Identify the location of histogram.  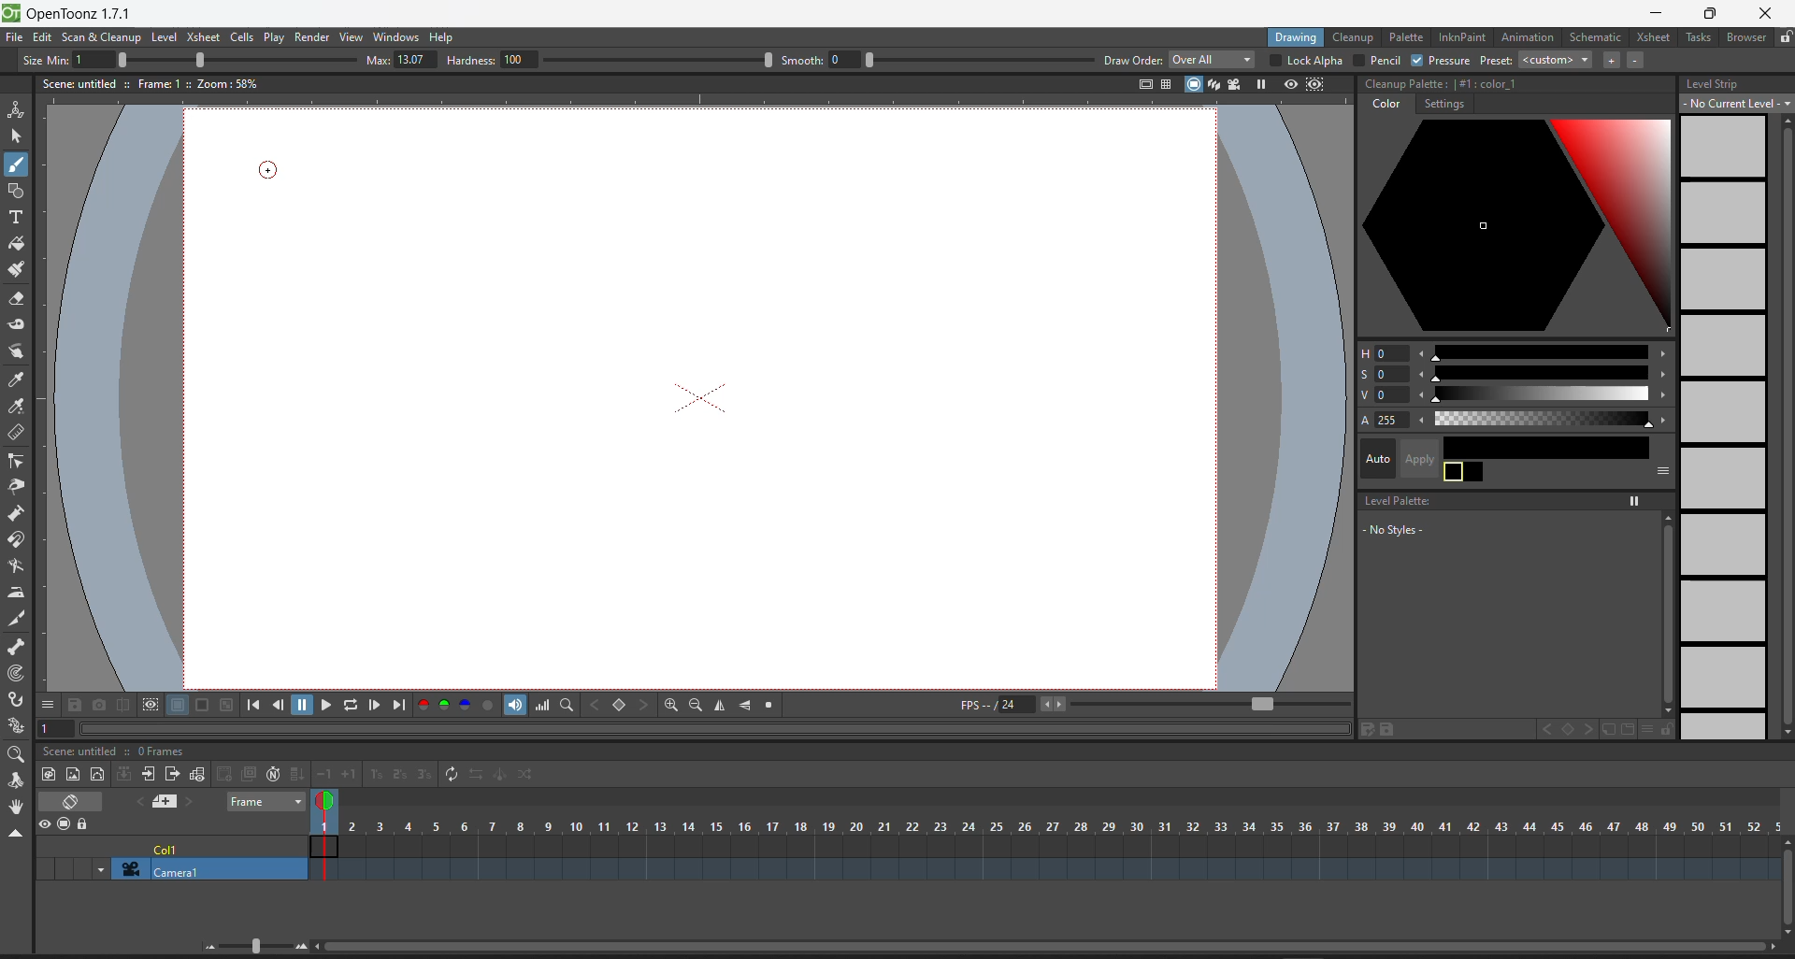
(542, 704).